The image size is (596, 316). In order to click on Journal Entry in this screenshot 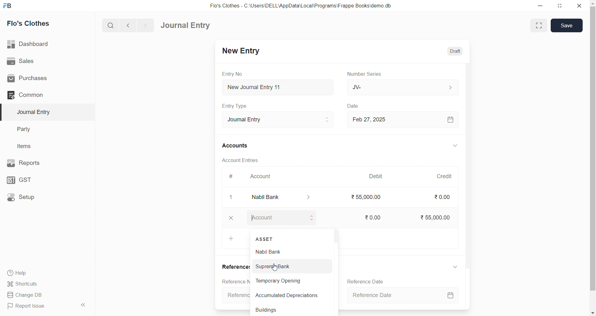, I will do `click(282, 120)`.